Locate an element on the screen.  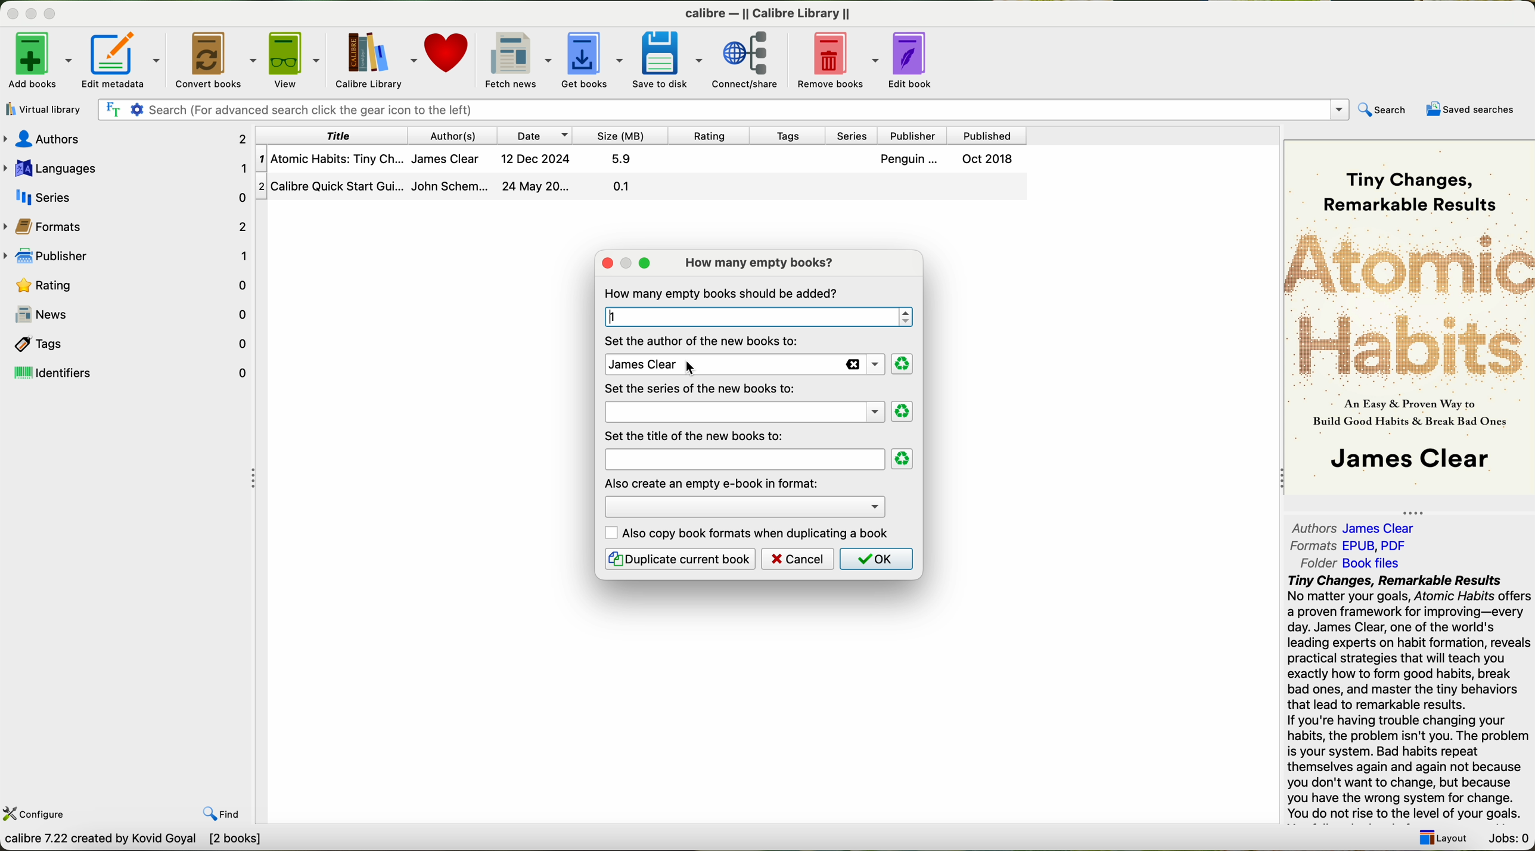
calibre library is located at coordinates (373, 59).